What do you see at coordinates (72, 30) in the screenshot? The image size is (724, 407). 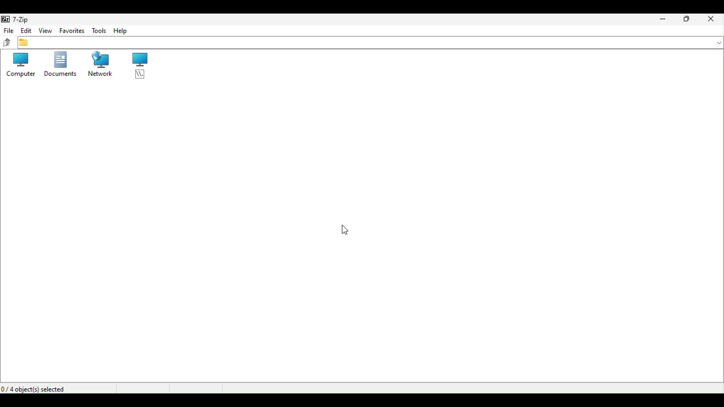 I see `Favourites` at bounding box center [72, 30].